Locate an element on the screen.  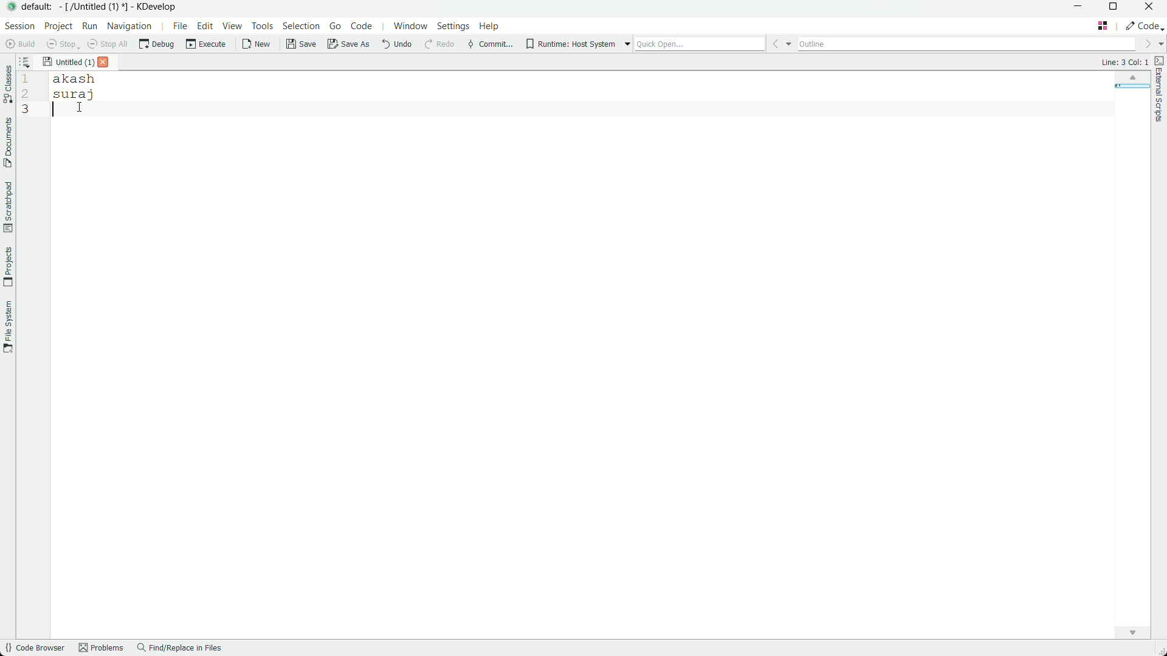
zoomed in code - akash suraj is located at coordinates (83, 87).